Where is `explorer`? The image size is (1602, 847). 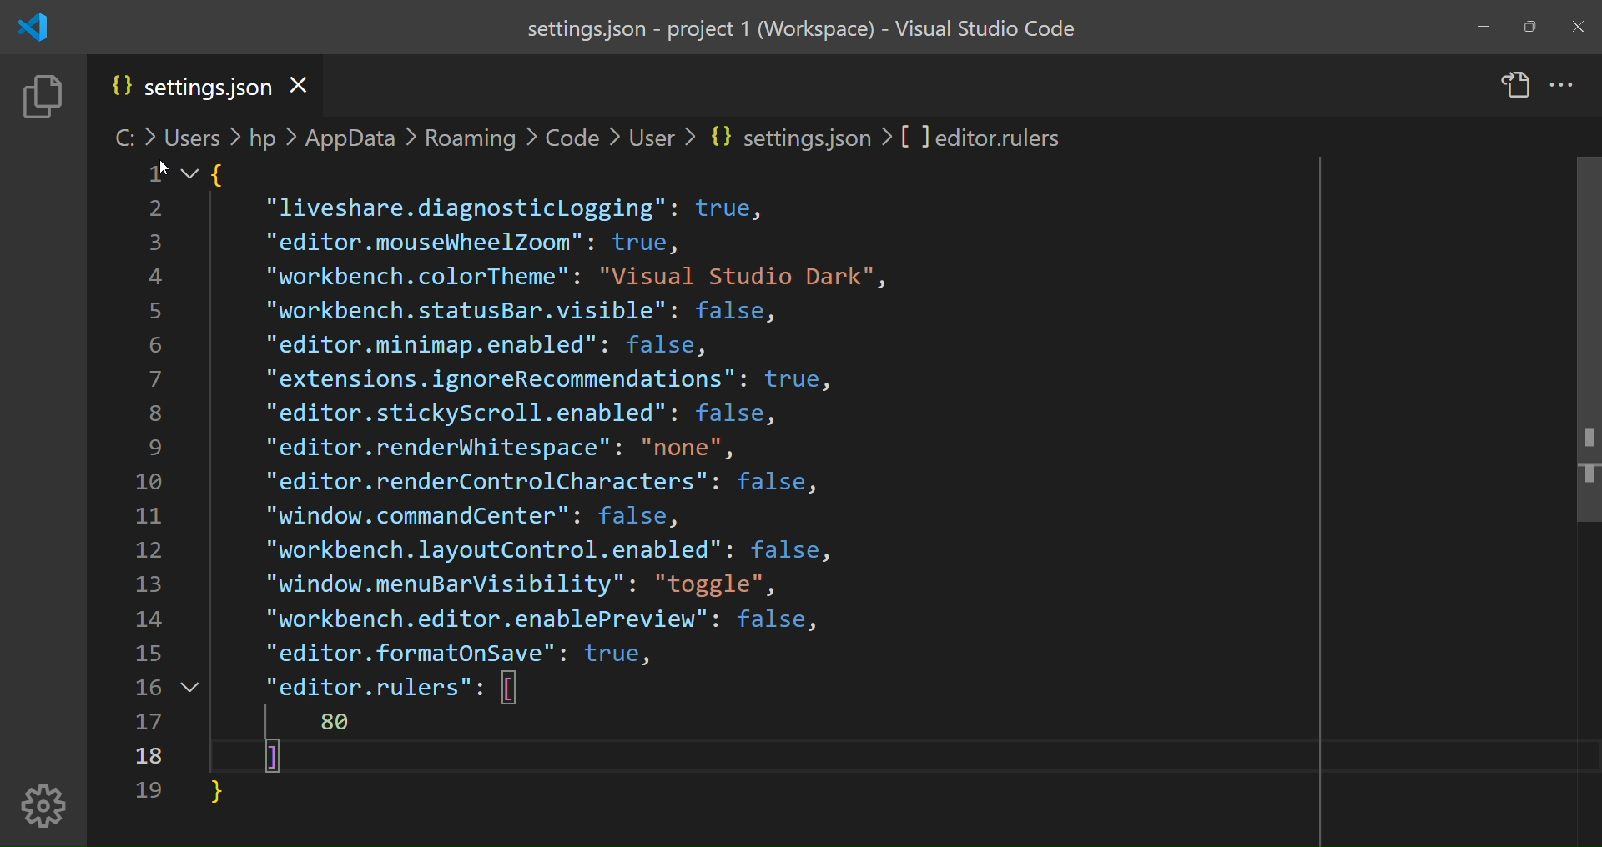 explorer is located at coordinates (40, 98).